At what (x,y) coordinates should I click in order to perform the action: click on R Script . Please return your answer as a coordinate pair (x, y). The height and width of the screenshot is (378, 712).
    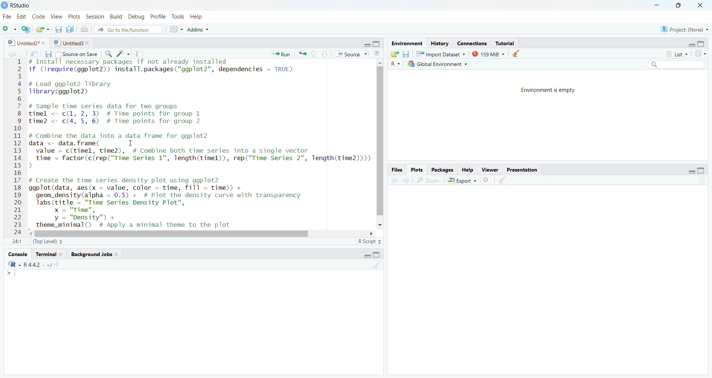
    Looking at the image, I should click on (369, 242).